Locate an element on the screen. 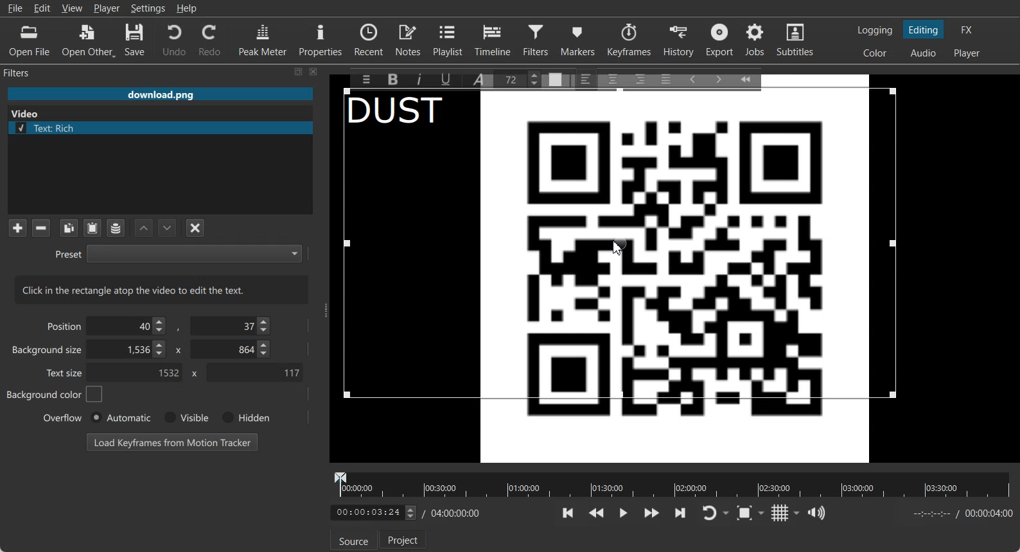 The image size is (1020, 552). Play Quickly backward is located at coordinates (597, 513).